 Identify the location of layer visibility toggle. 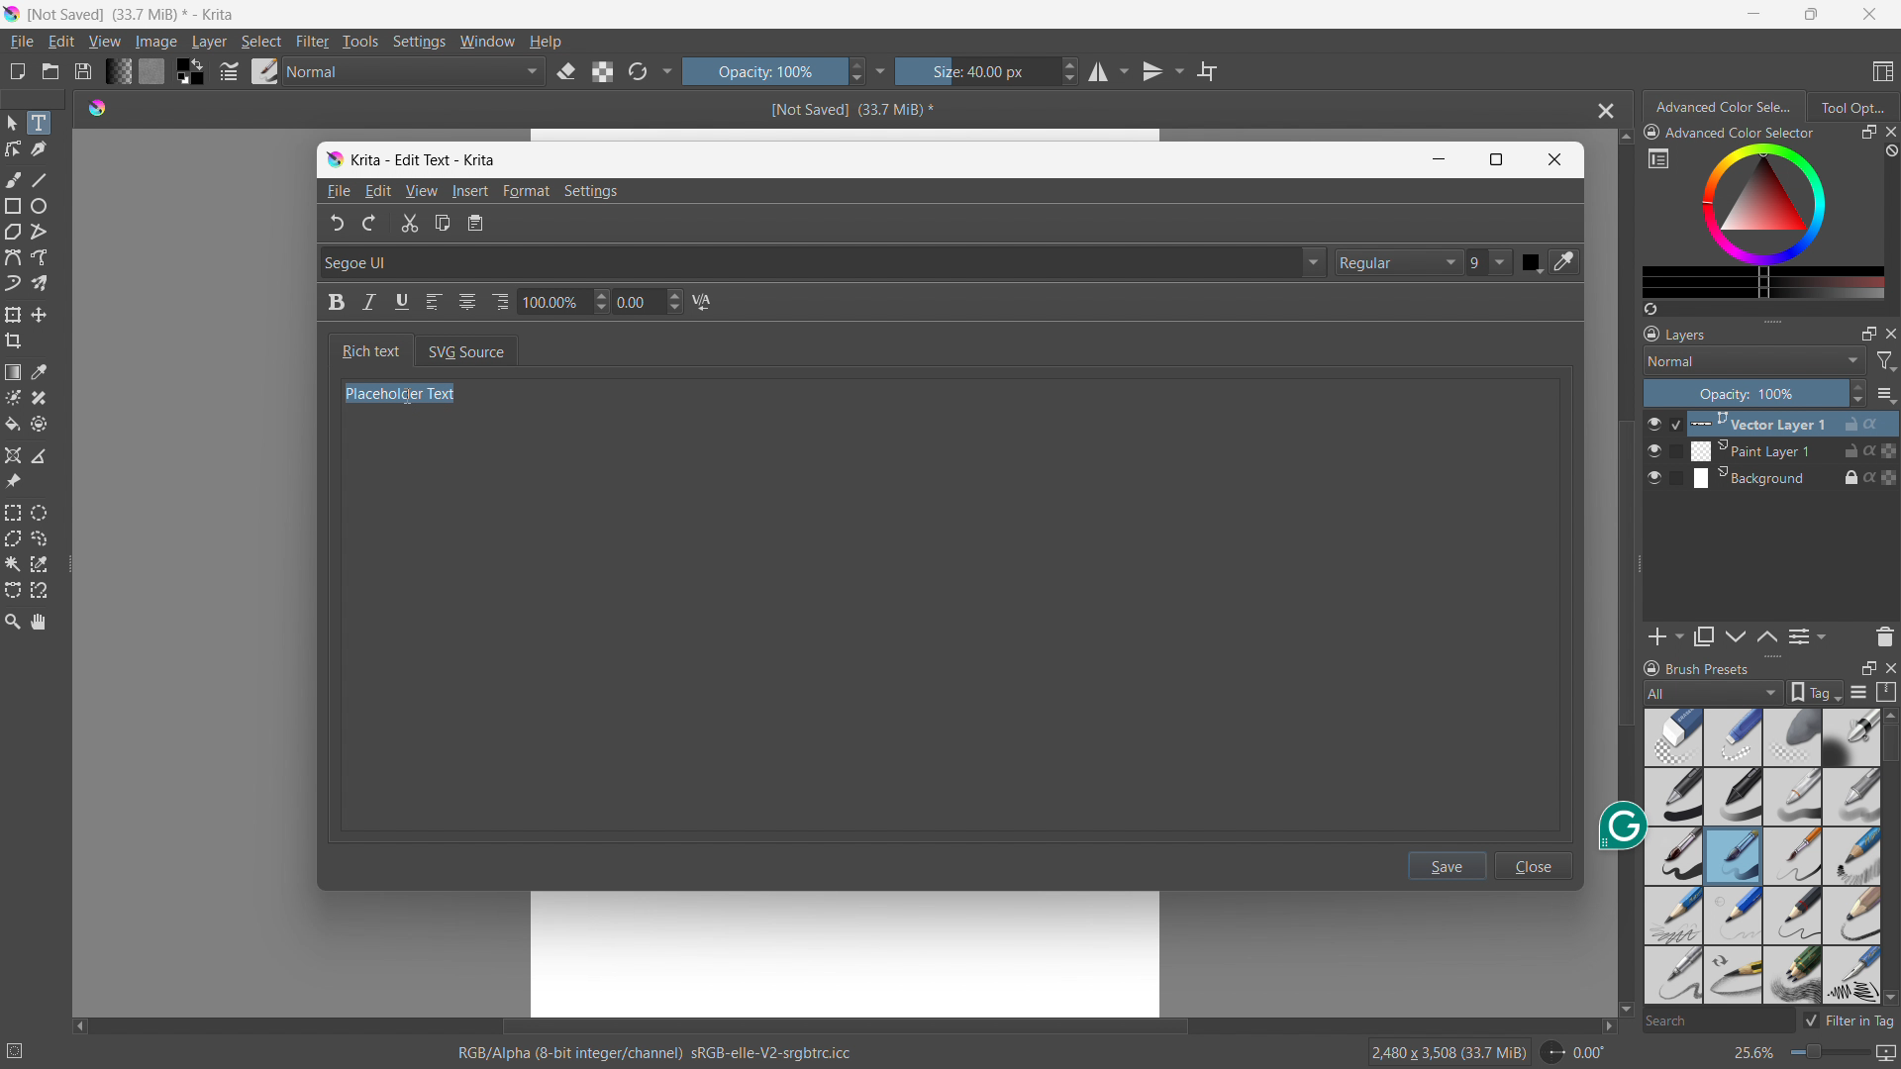
(1654, 450).